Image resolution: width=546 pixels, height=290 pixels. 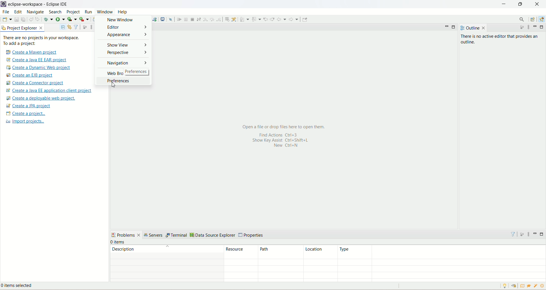 What do you see at coordinates (39, 68) in the screenshot?
I see `create a Dynamic web project` at bounding box center [39, 68].